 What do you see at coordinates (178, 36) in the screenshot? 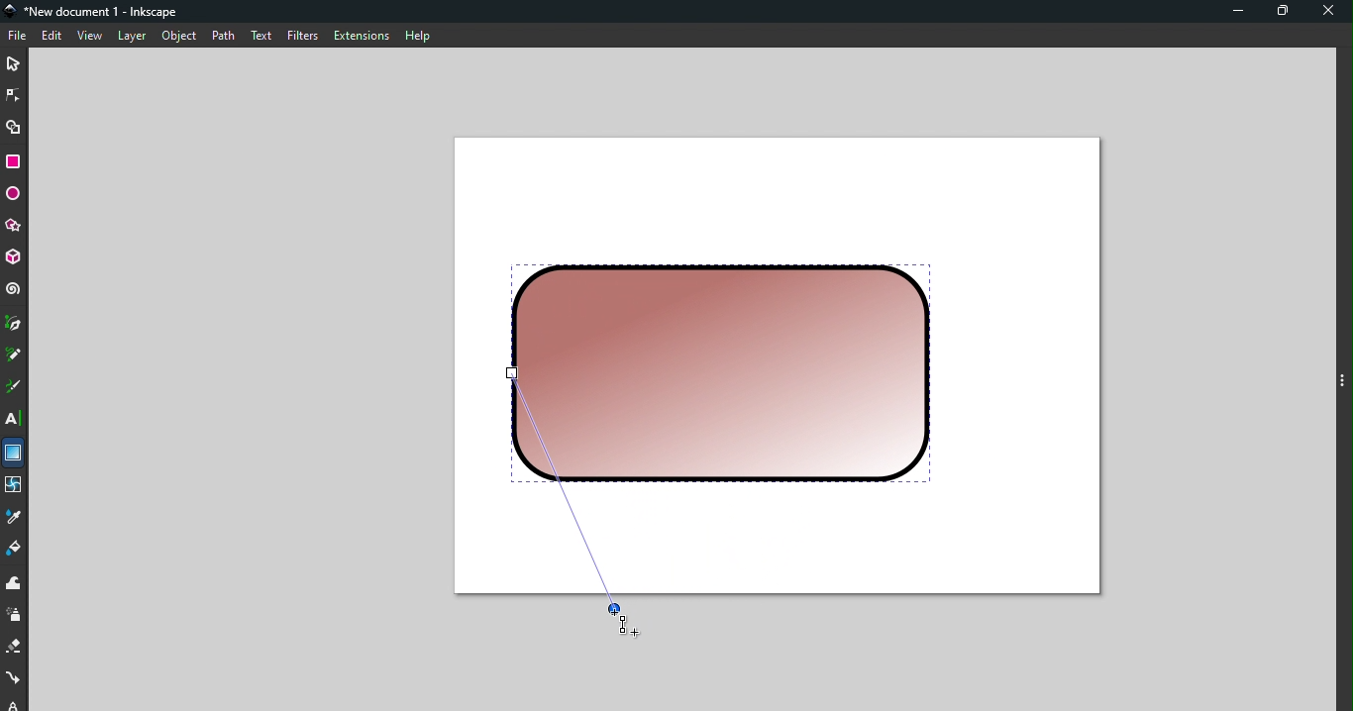
I see `Object` at bounding box center [178, 36].